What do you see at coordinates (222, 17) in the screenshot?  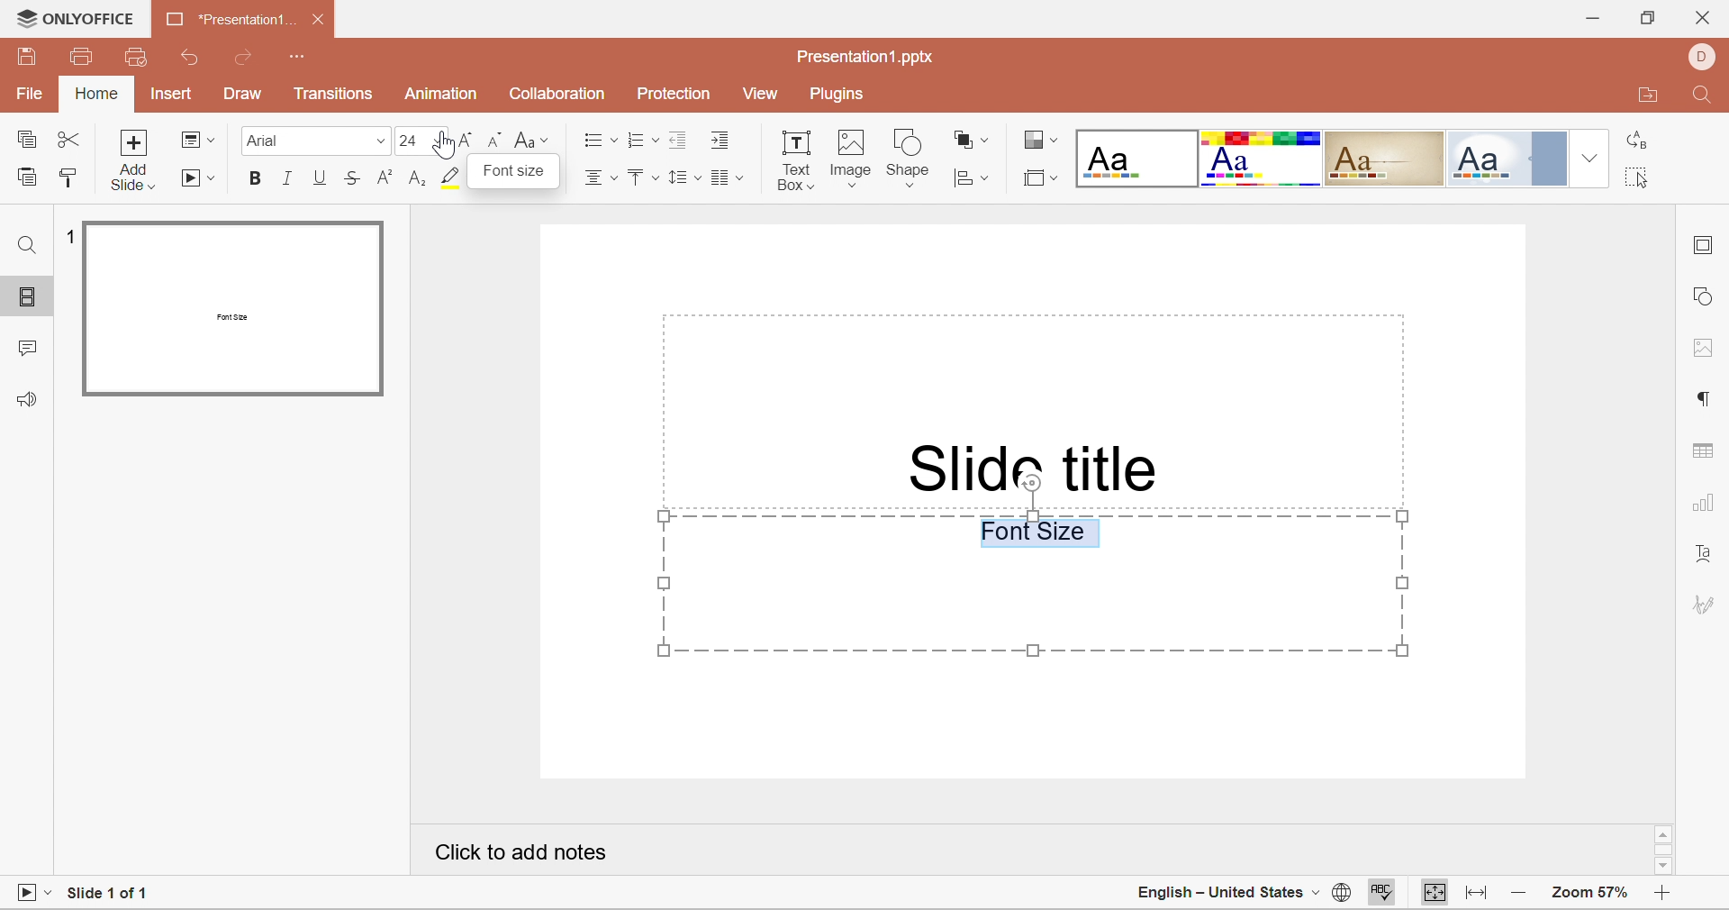 I see `*Presentation1` at bounding box center [222, 17].